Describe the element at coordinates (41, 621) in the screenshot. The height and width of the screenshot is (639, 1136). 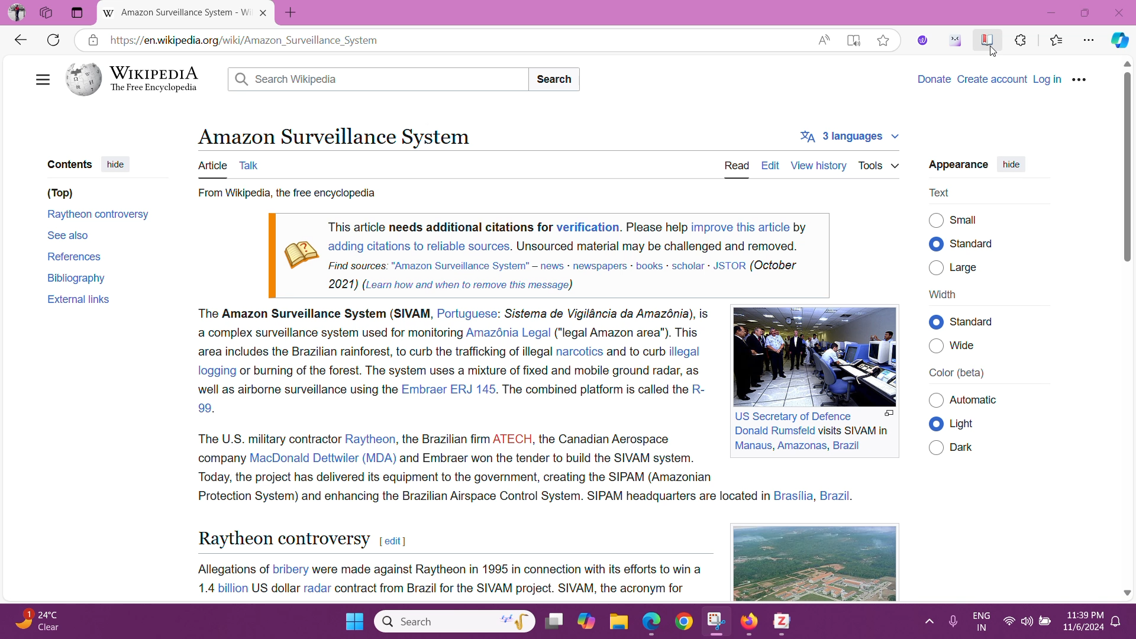
I see `Weather` at that location.